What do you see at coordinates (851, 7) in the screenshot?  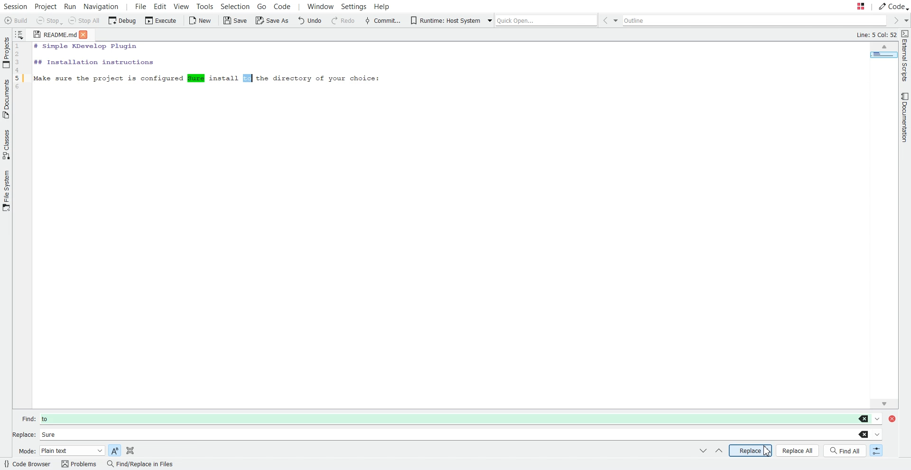 I see `Stash` at bounding box center [851, 7].